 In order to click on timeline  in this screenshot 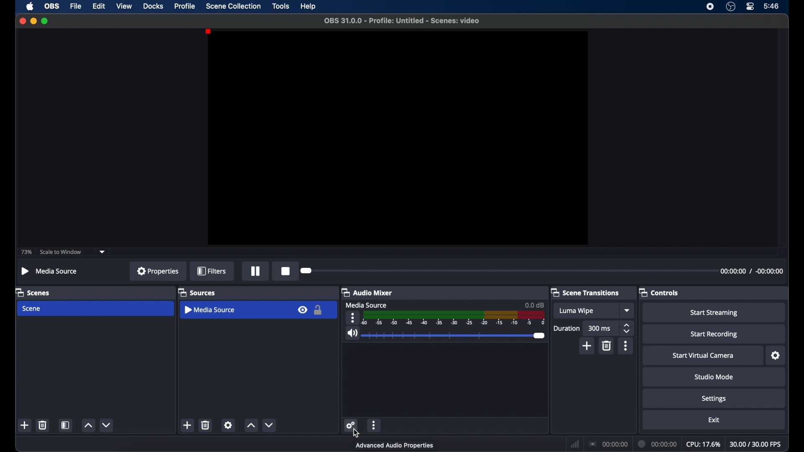, I will do `click(454, 318)`.